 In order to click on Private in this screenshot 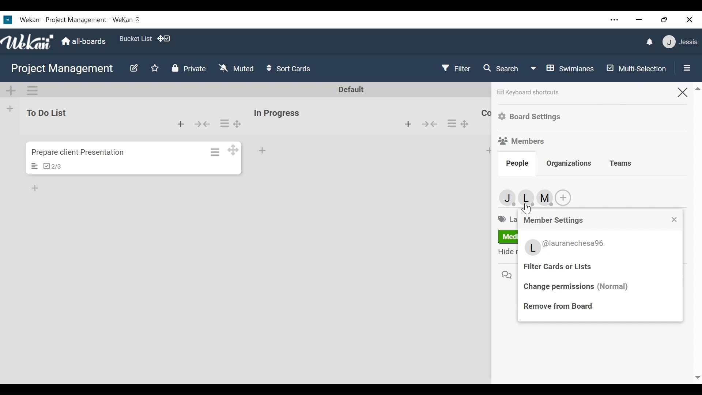, I will do `click(188, 68)`.